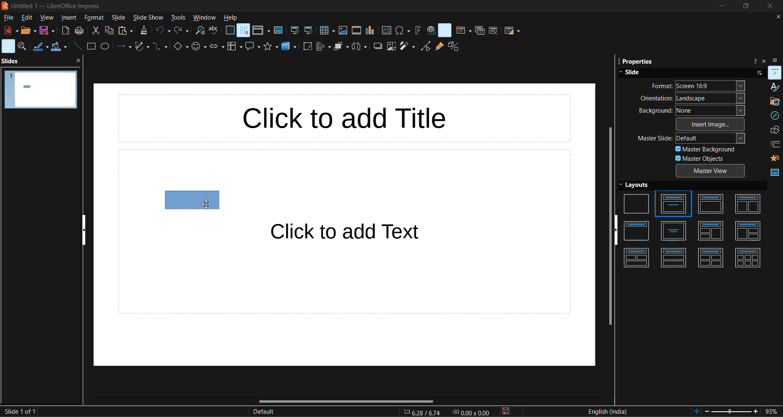  What do you see at coordinates (323, 47) in the screenshot?
I see `align objects` at bounding box center [323, 47].